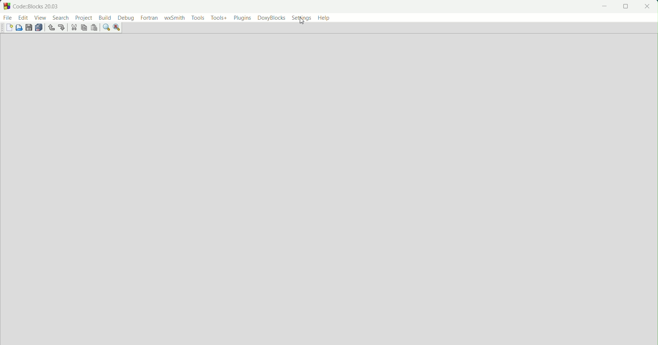  Describe the element at coordinates (83, 18) in the screenshot. I see `project` at that location.